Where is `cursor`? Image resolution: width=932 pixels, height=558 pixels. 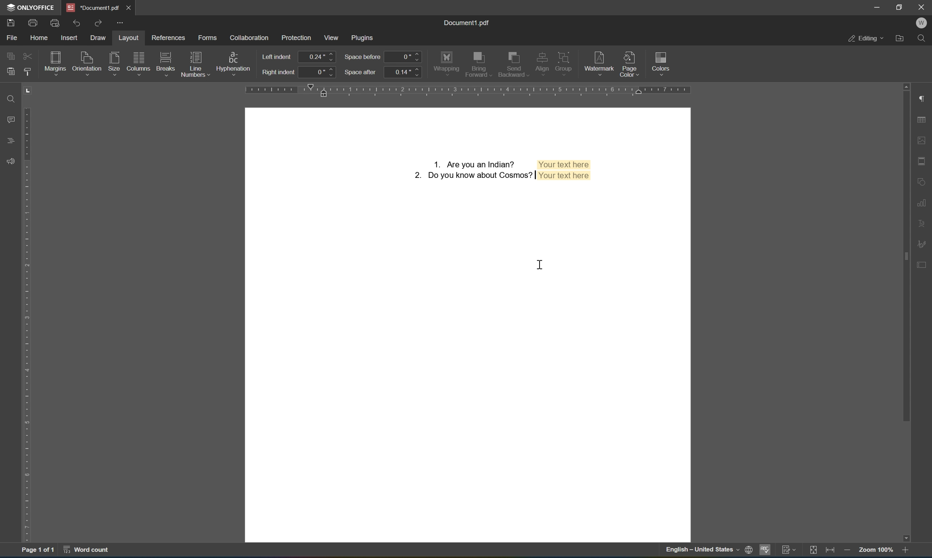 cursor is located at coordinates (538, 265).